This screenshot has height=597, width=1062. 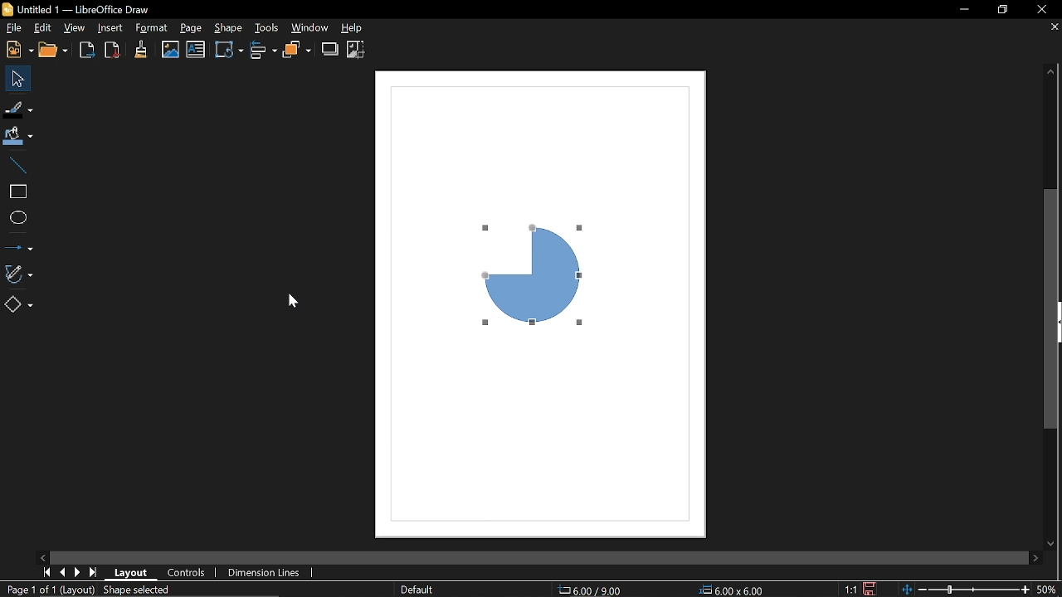 What do you see at coordinates (355, 50) in the screenshot?
I see `Crop` at bounding box center [355, 50].